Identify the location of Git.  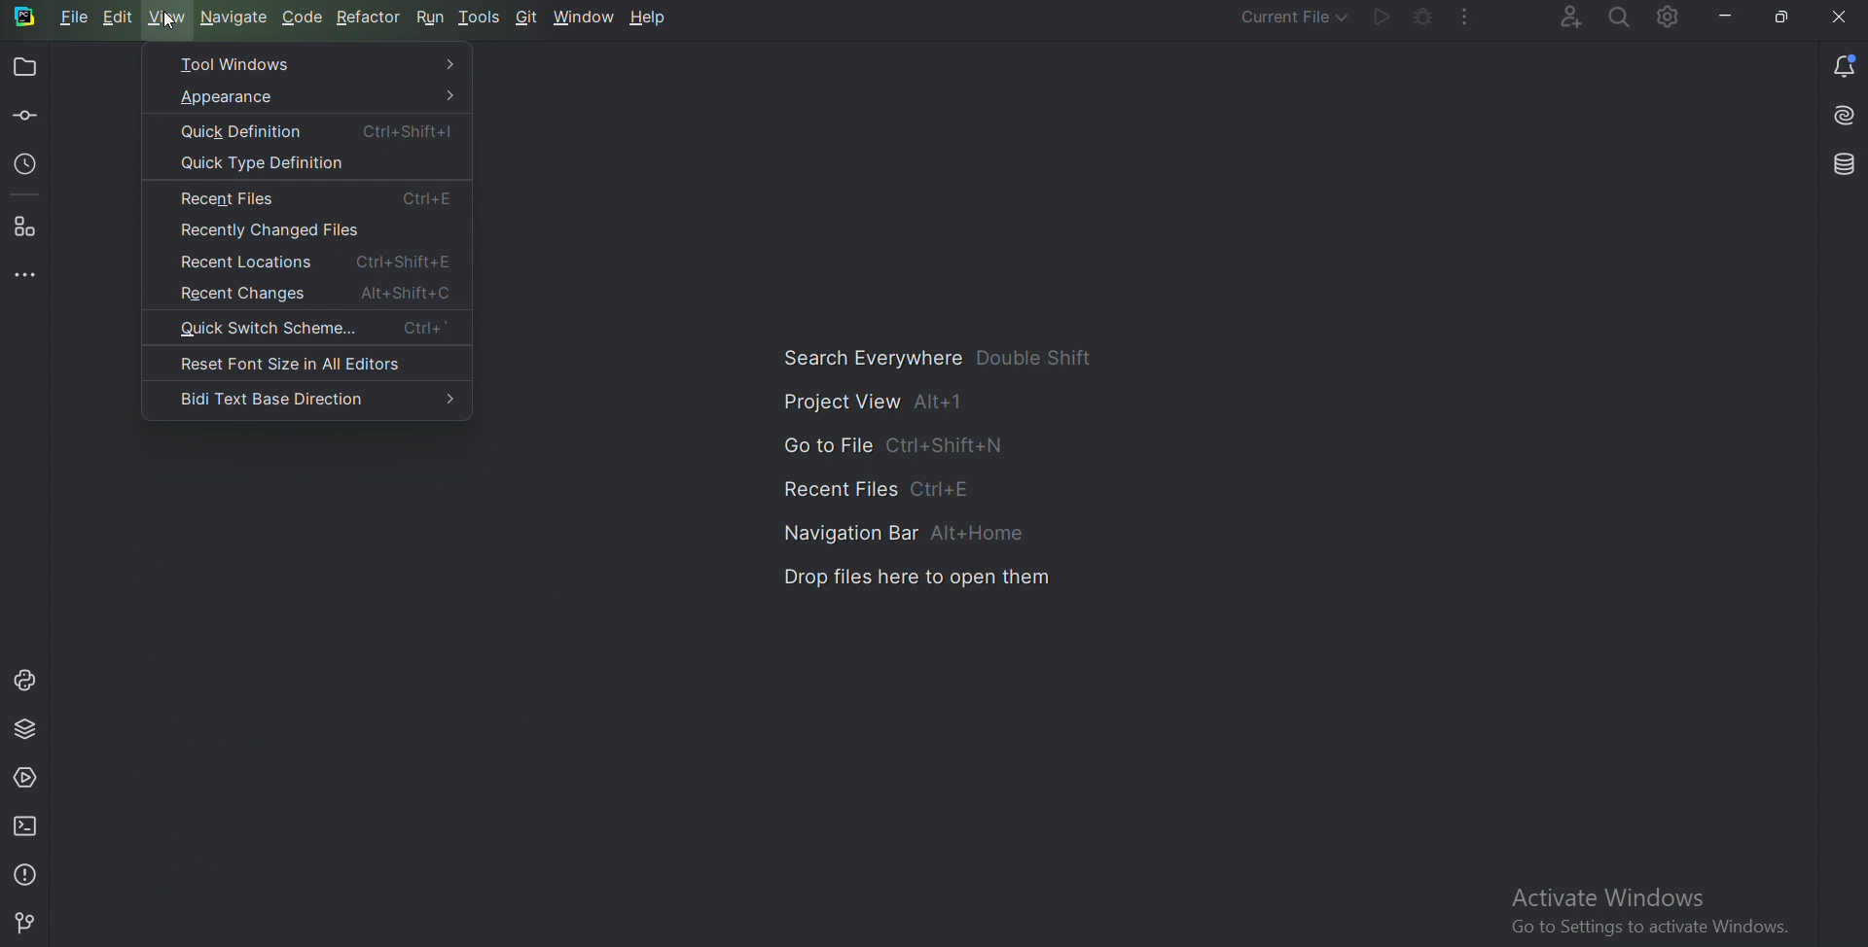
(28, 922).